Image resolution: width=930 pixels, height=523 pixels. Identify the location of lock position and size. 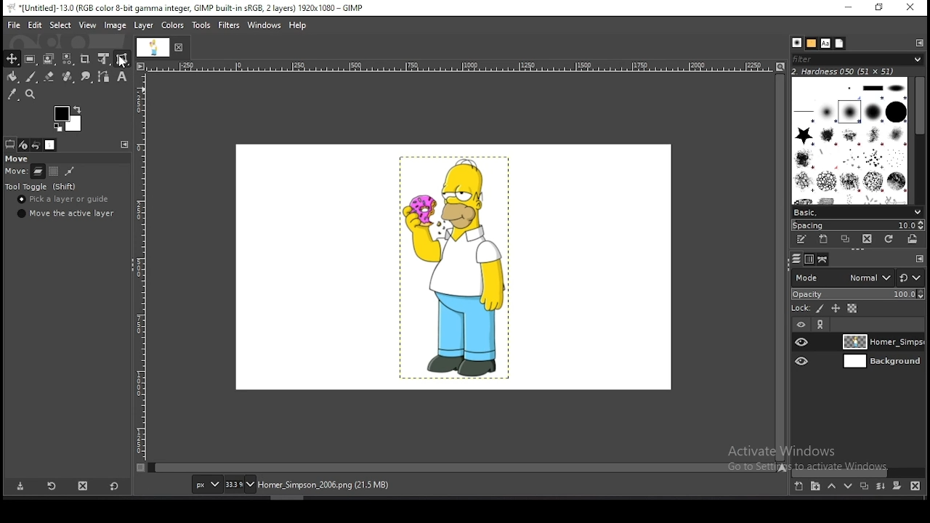
(835, 309).